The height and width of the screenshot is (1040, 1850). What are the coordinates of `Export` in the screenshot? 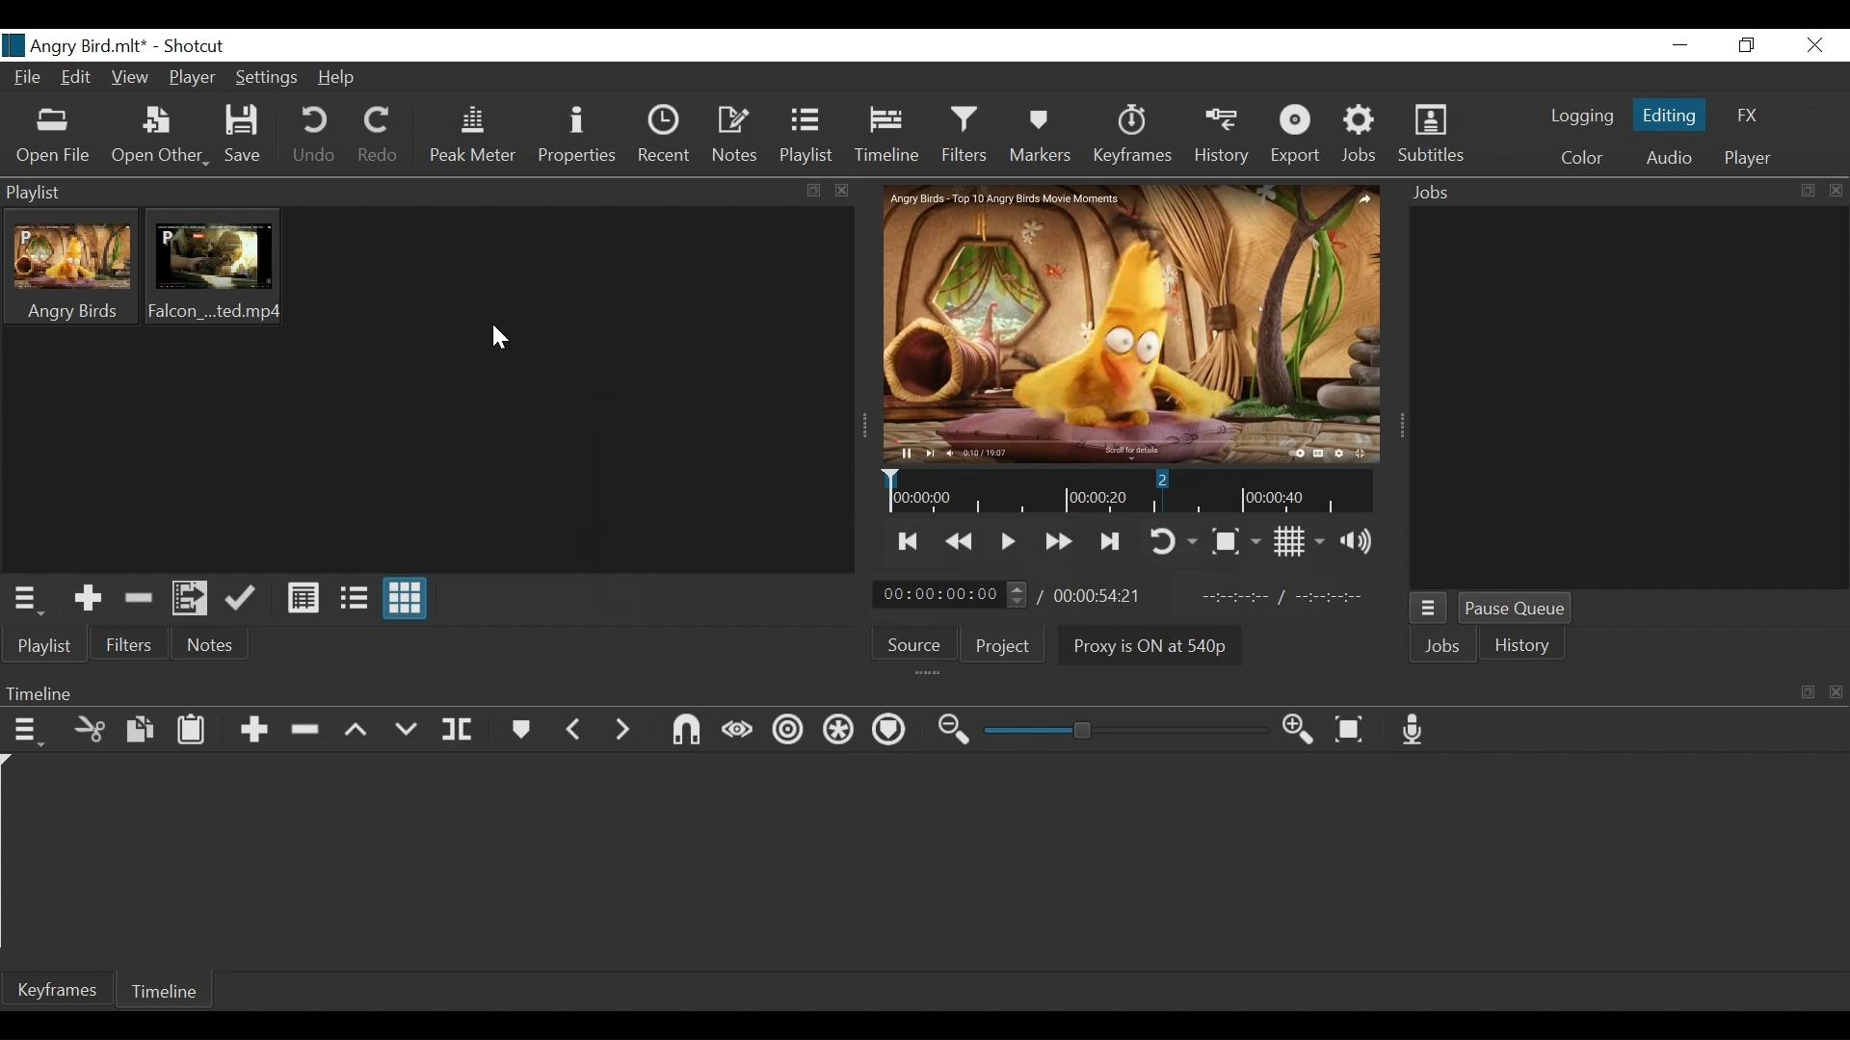 It's located at (1297, 135).